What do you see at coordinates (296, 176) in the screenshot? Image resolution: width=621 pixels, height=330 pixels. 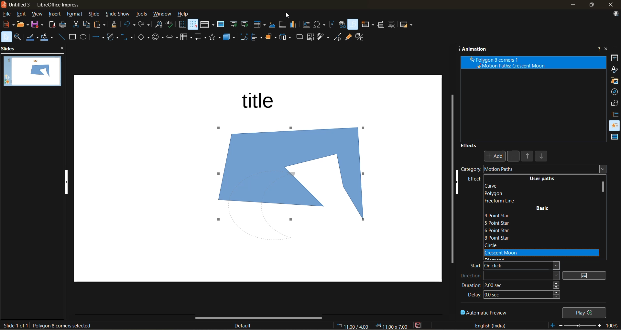 I see `shape inserted` at bounding box center [296, 176].